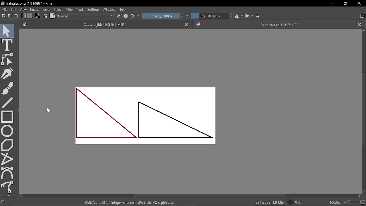  I want to click on Capture jible.PNG (6.6 MiB) *, so click(100, 24).